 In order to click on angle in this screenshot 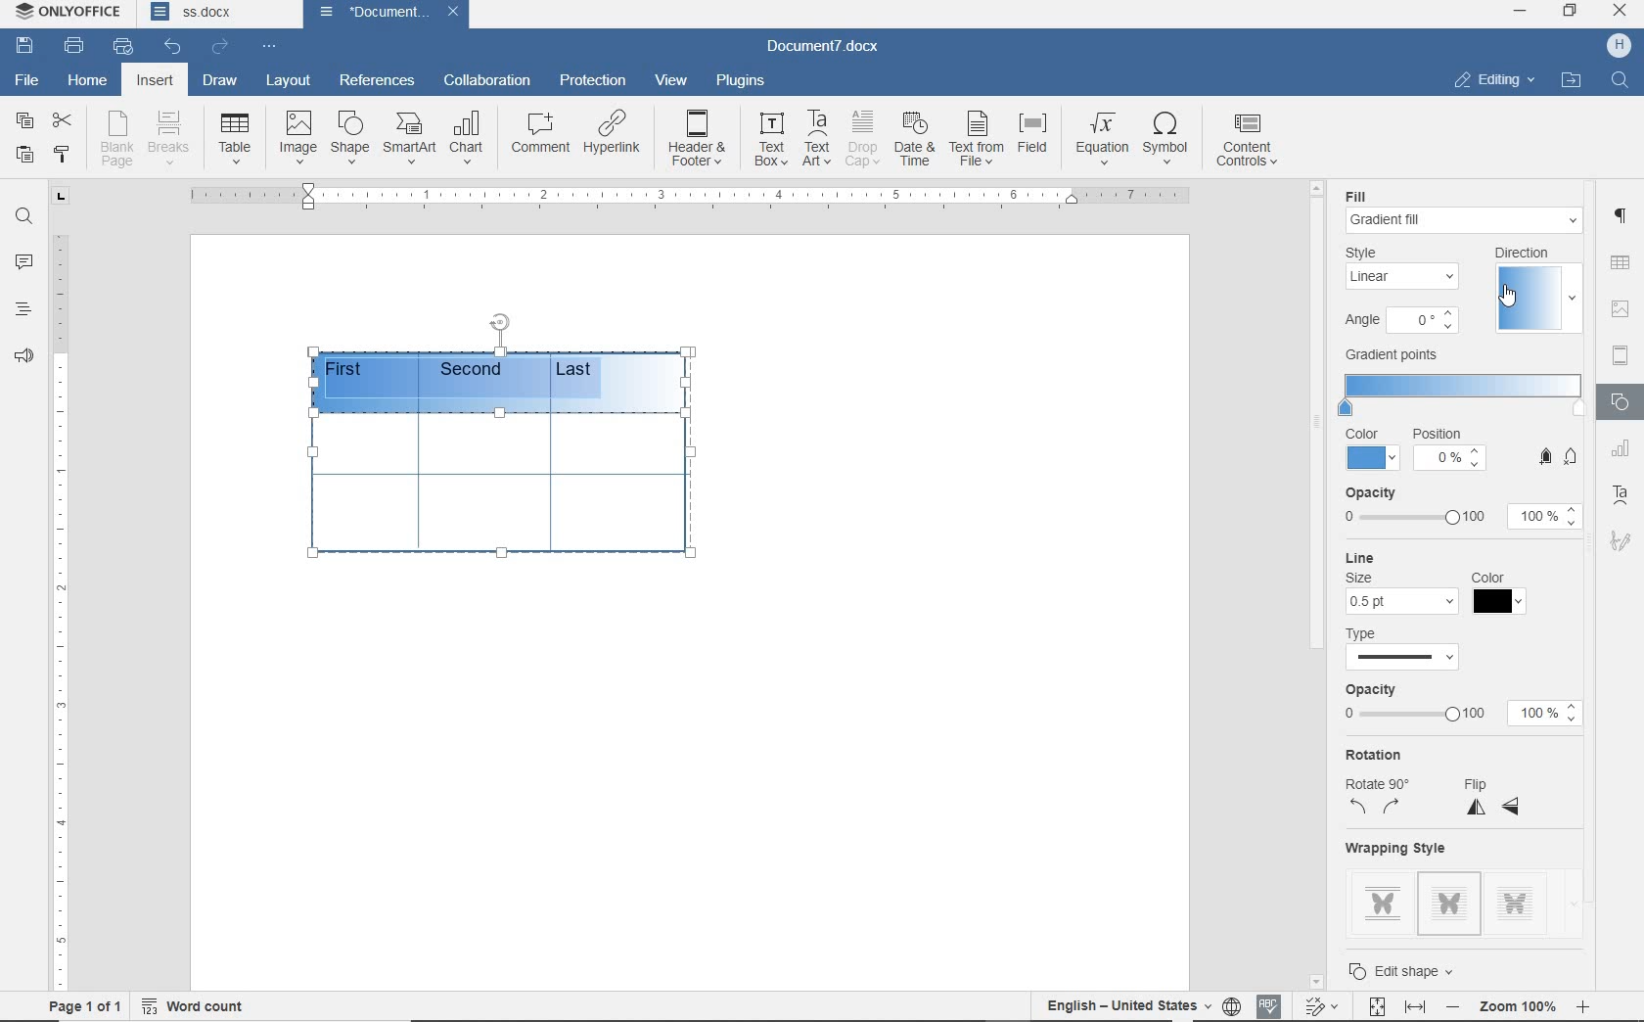, I will do `click(1398, 322)`.